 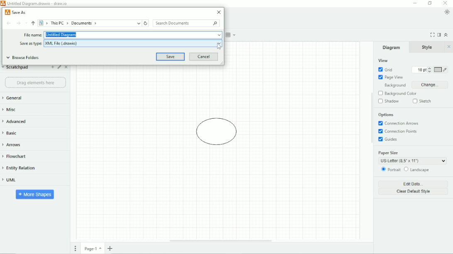 I want to click on Shadow, so click(x=389, y=101).